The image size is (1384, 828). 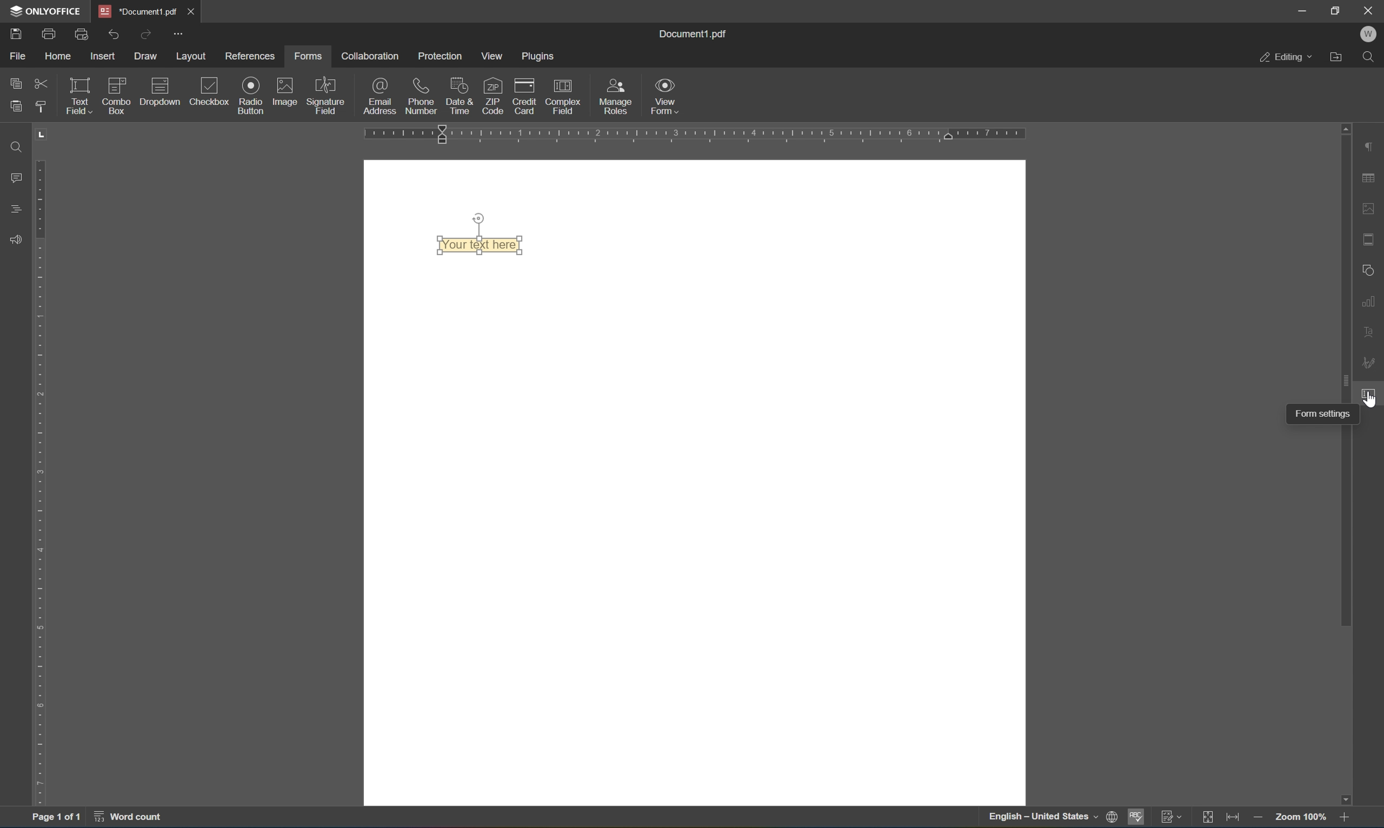 What do you see at coordinates (1137, 818) in the screenshot?
I see `spell checking` at bounding box center [1137, 818].